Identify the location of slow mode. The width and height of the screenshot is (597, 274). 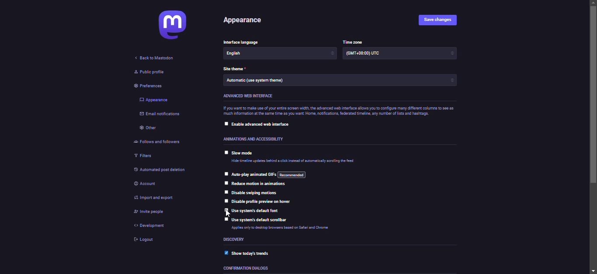
(245, 153).